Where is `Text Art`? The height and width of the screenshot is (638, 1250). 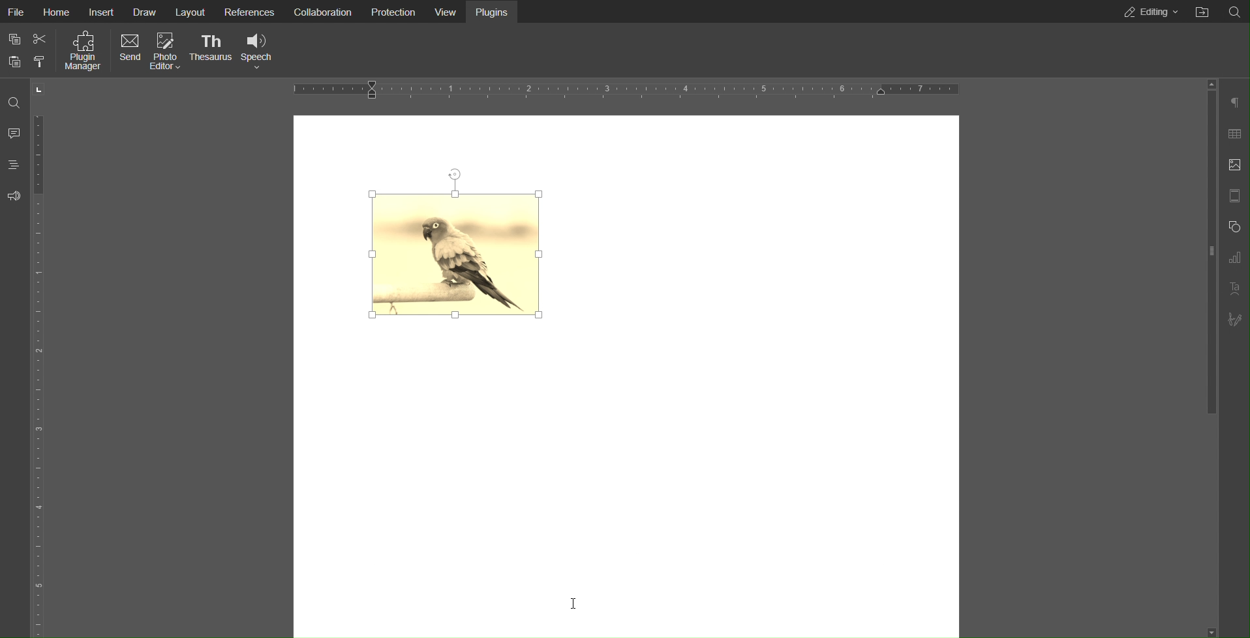 Text Art is located at coordinates (1235, 289).